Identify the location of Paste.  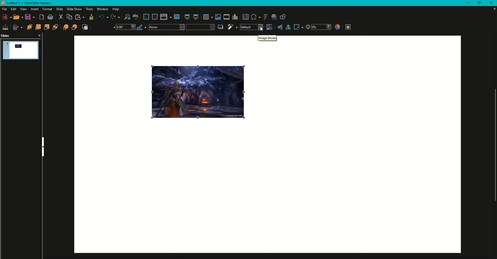
(80, 17).